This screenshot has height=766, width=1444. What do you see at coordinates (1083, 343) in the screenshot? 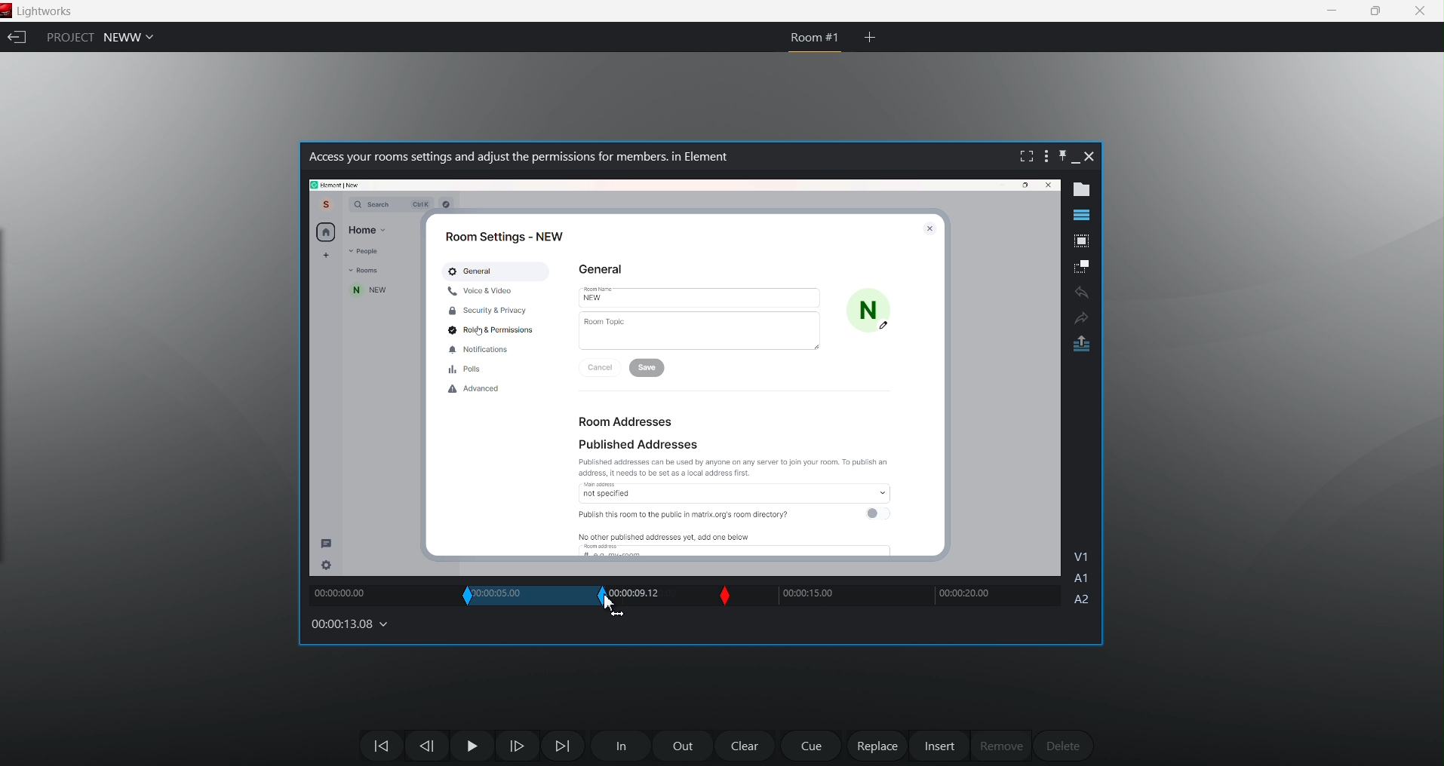
I see `pop out` at bounding box center [1083, 343].